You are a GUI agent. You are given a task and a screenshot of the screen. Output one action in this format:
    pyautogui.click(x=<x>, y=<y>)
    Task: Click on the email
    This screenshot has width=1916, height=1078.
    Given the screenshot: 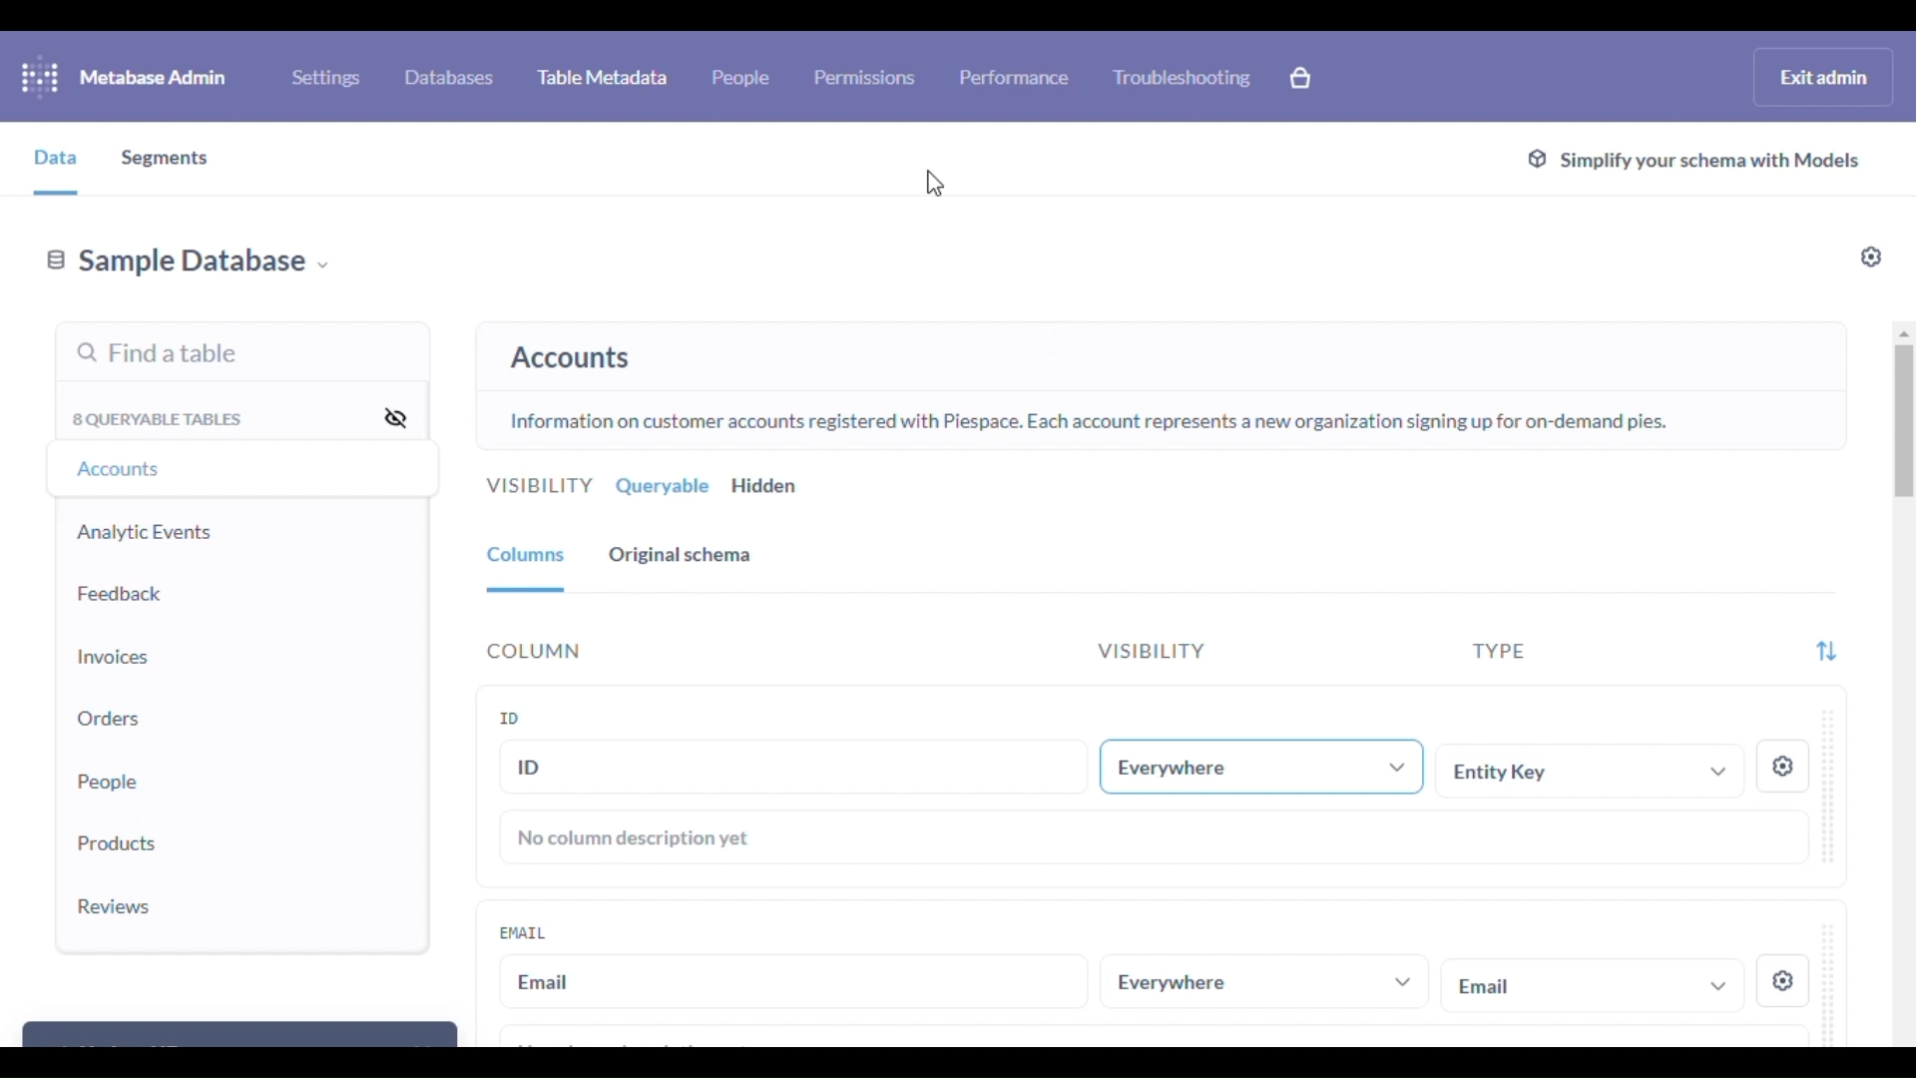 What is the action you would take?
    pyautogui.click(x=1591, y=984)
    